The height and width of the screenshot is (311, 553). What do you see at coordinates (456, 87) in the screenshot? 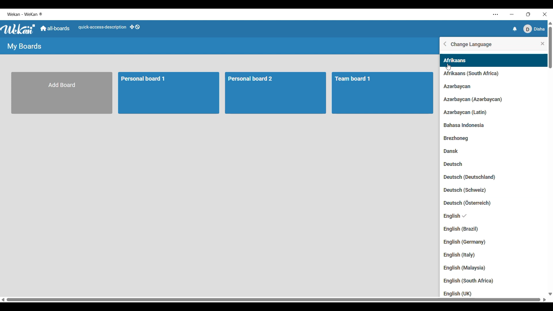
I see `Azarbaycan` at bounding box center [456, 87].